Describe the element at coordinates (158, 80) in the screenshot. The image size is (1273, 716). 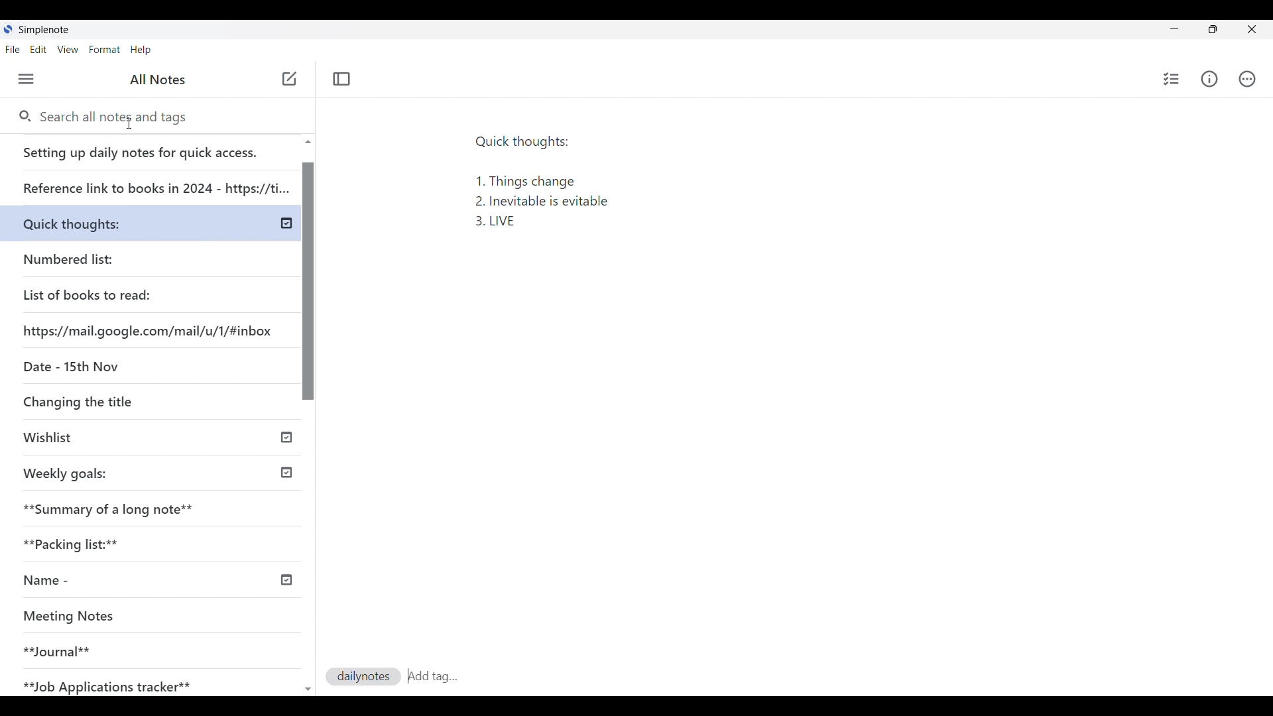
I see `All notes` at that location.